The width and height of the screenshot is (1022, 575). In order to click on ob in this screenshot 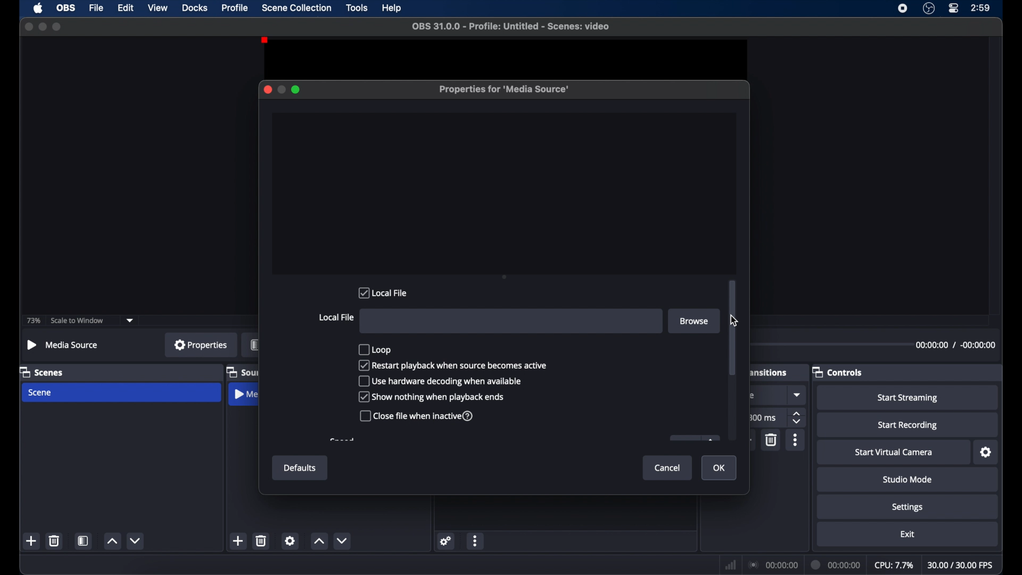, I will do `click(67, 8)`.